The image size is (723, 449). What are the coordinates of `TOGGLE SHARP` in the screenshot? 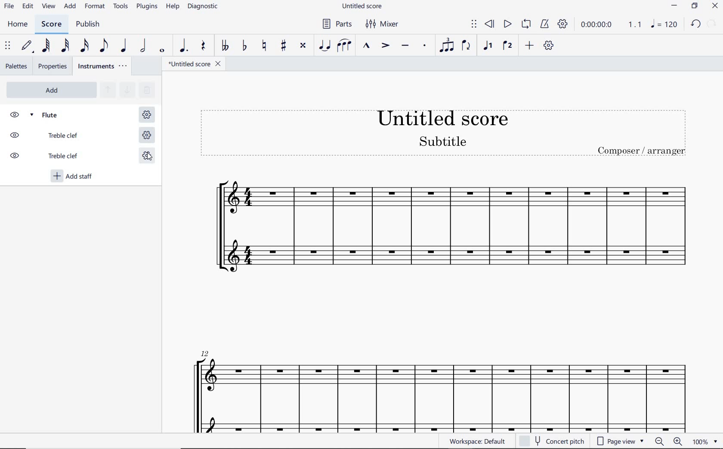 It's located at (282, 45).